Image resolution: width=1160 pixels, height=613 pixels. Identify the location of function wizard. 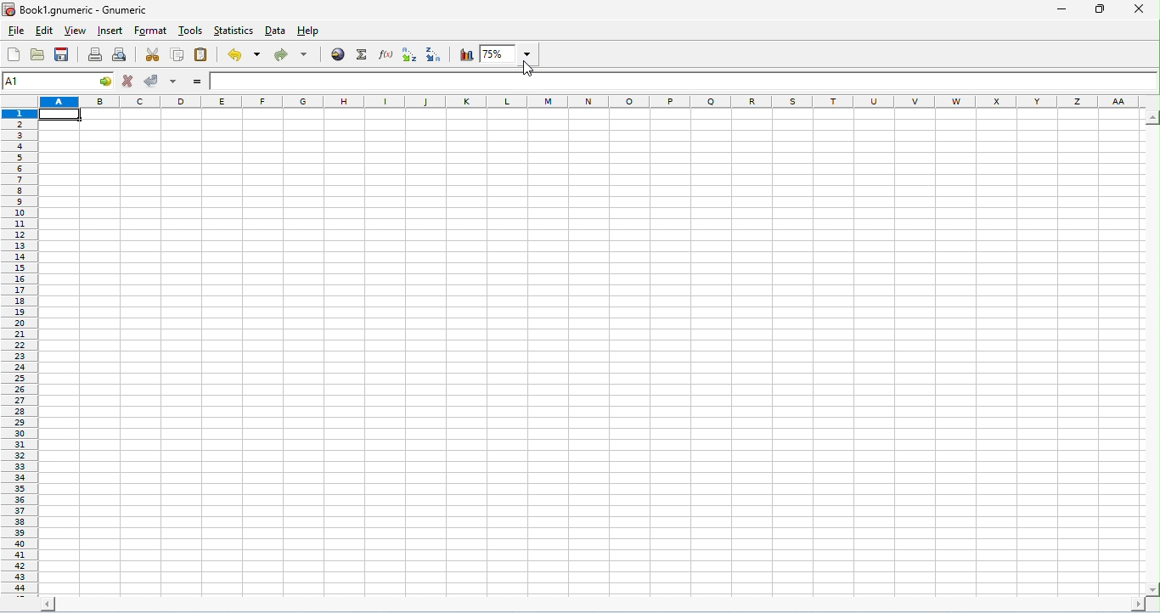
(387, 54).